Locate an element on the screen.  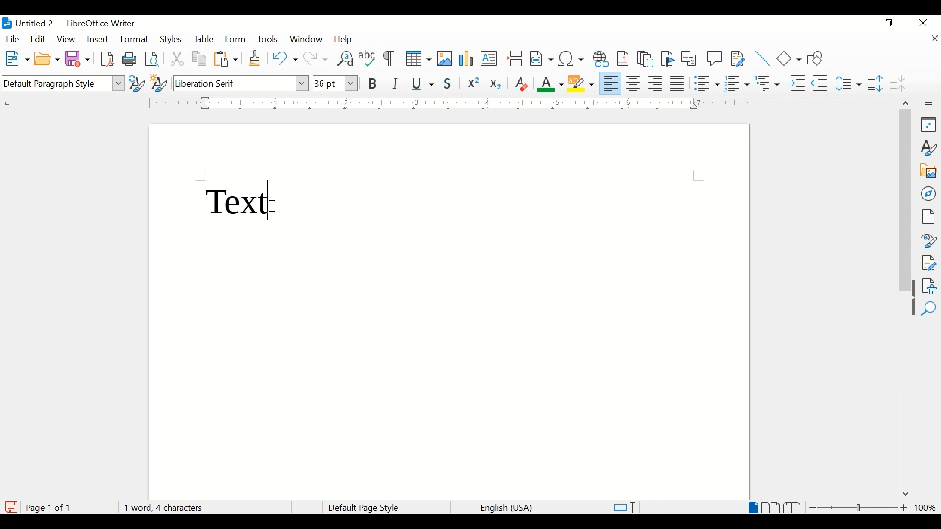
guides is located at coordinates (698, 176).